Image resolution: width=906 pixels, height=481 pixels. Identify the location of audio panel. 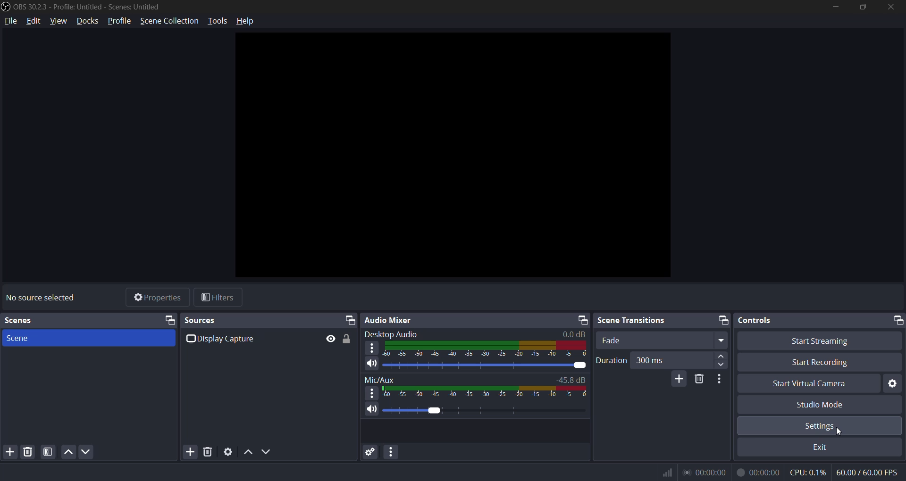
(487, 348).